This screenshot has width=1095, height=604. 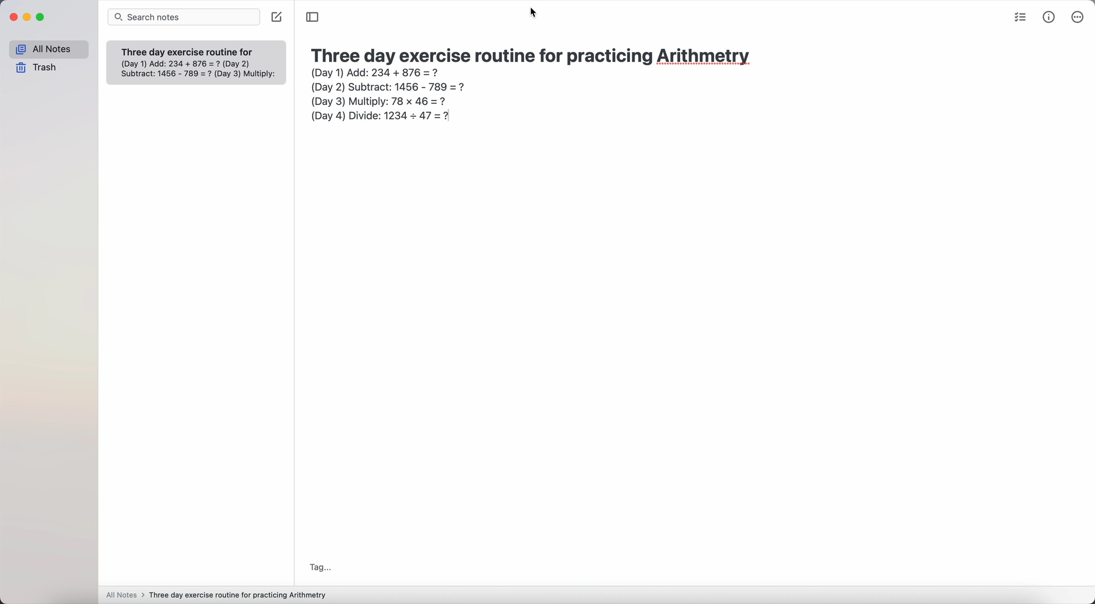 I want to click on cursor, so click(x=533, y=12).